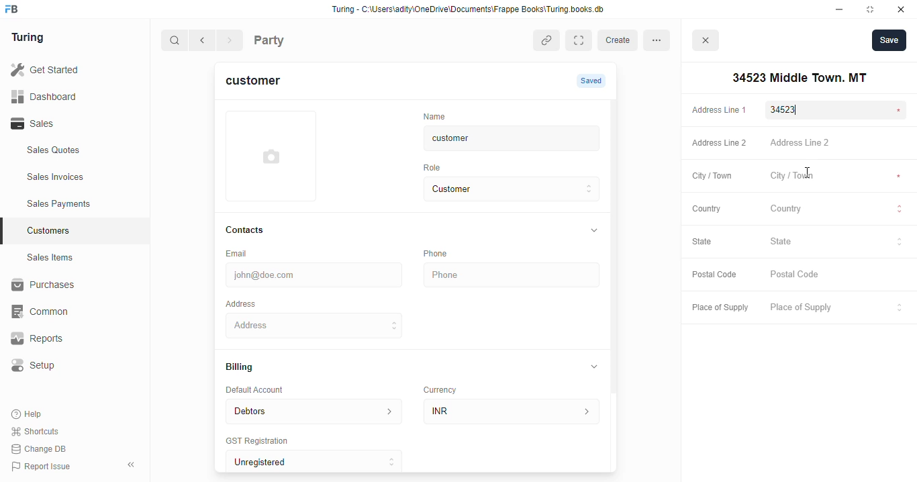 The image size is (917, 482). What do you see at coordinates (709, 242) in the screenshot?
I see `State` at bounding box center [709, 242].